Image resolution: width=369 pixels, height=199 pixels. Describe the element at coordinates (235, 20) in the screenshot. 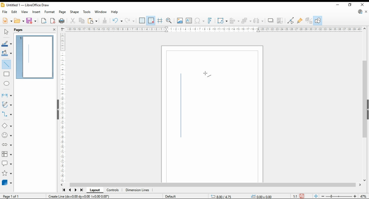

I see `align objects` at that location.